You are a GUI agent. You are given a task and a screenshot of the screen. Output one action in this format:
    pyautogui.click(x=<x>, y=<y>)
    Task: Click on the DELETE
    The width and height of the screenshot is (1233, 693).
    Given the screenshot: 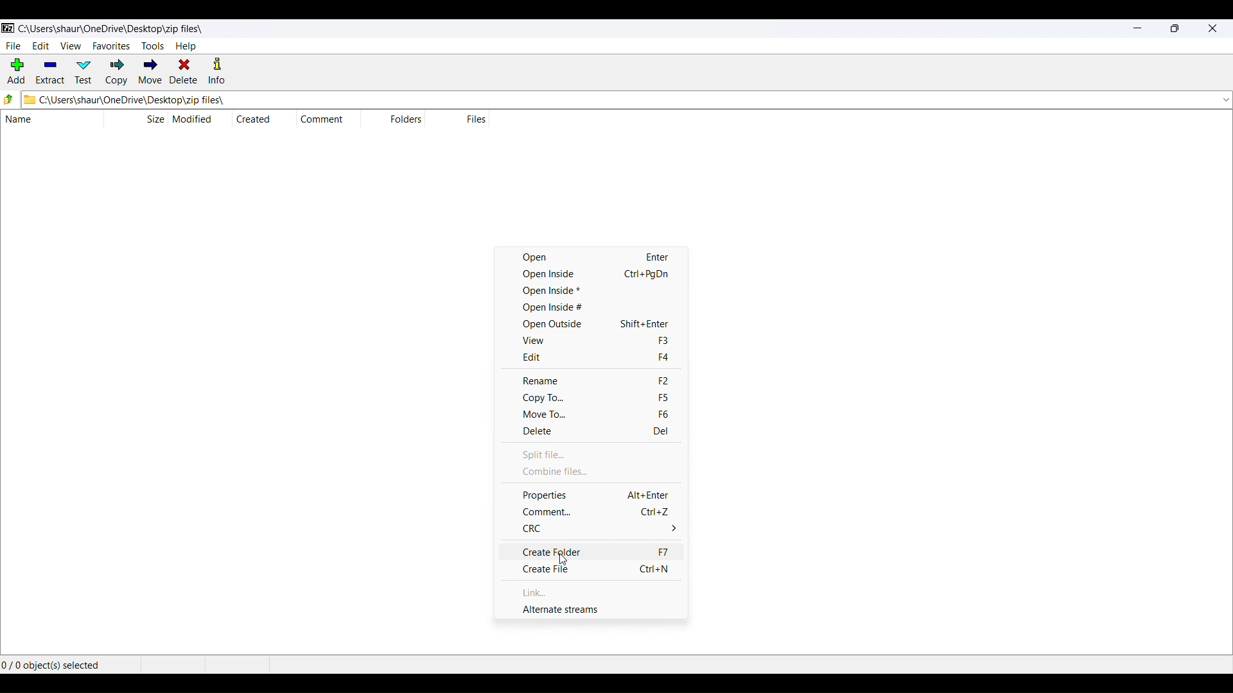 What is the action you would take?
    pyautogui.click(x=184, y=72)
    